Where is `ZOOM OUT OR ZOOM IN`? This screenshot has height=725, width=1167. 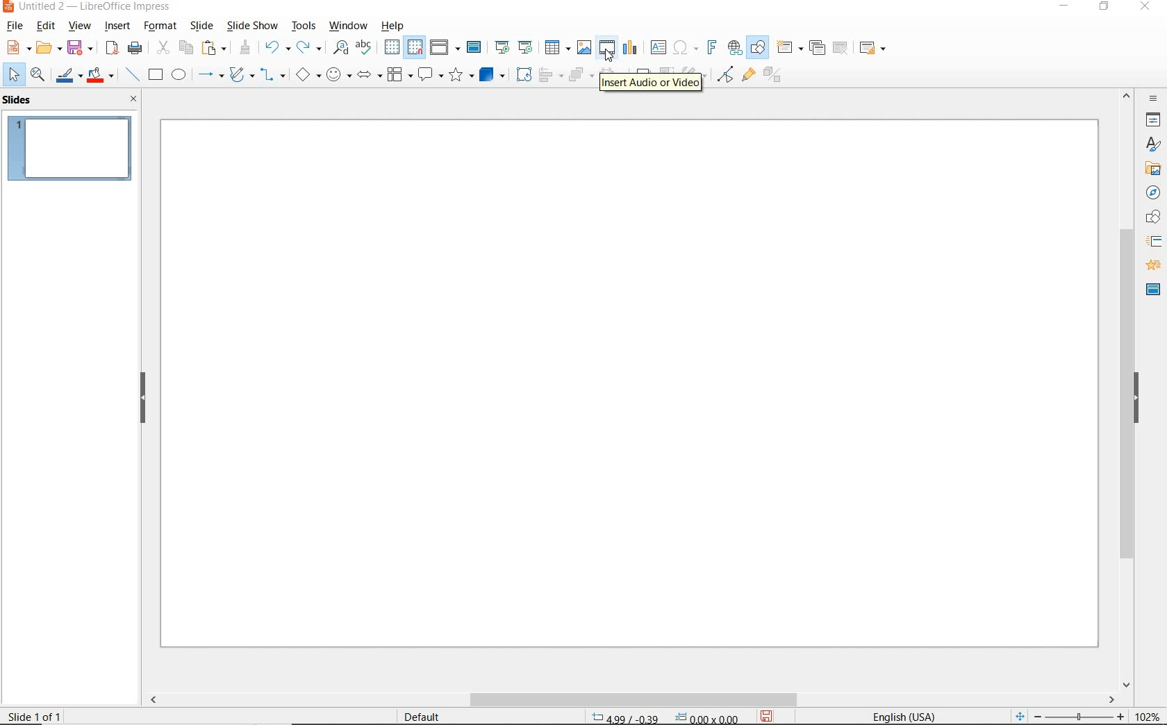
ZOOM OUT OR ZOOM IN is located at coordinates (1068, 715).